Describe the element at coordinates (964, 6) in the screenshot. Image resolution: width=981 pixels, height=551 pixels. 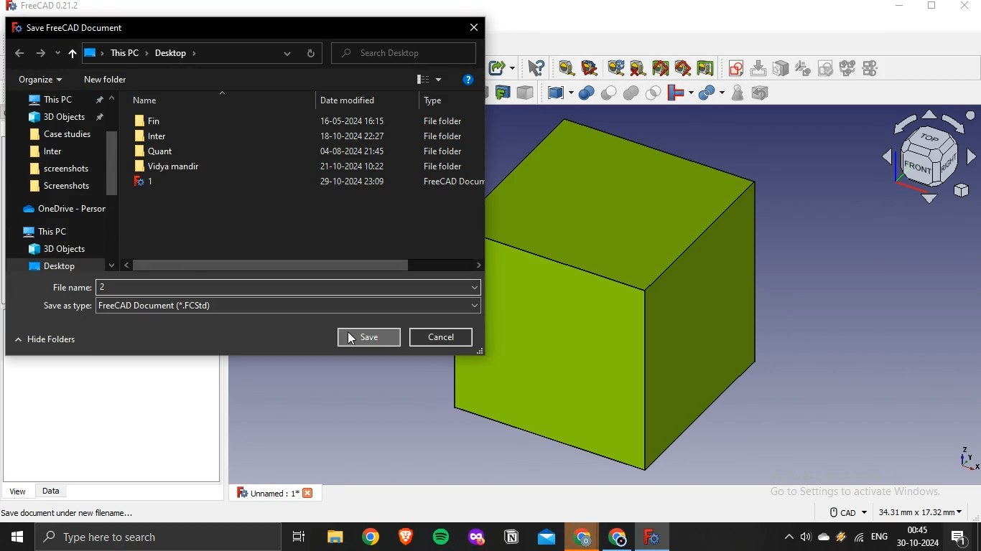
I see `close` at that location.